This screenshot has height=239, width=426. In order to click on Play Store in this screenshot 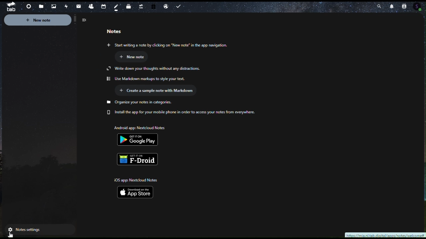, I will do `click(140, 134)`.